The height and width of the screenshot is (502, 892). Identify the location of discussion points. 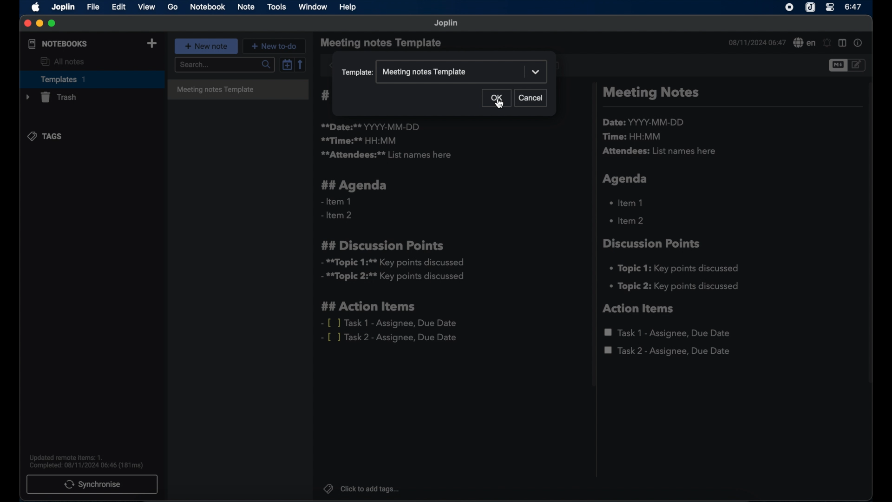
(653, 244).